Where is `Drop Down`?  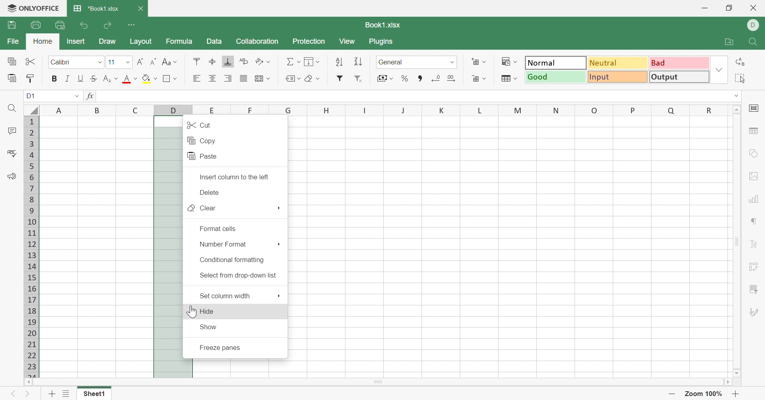
Drop Down is located at coordinates (298, 62).